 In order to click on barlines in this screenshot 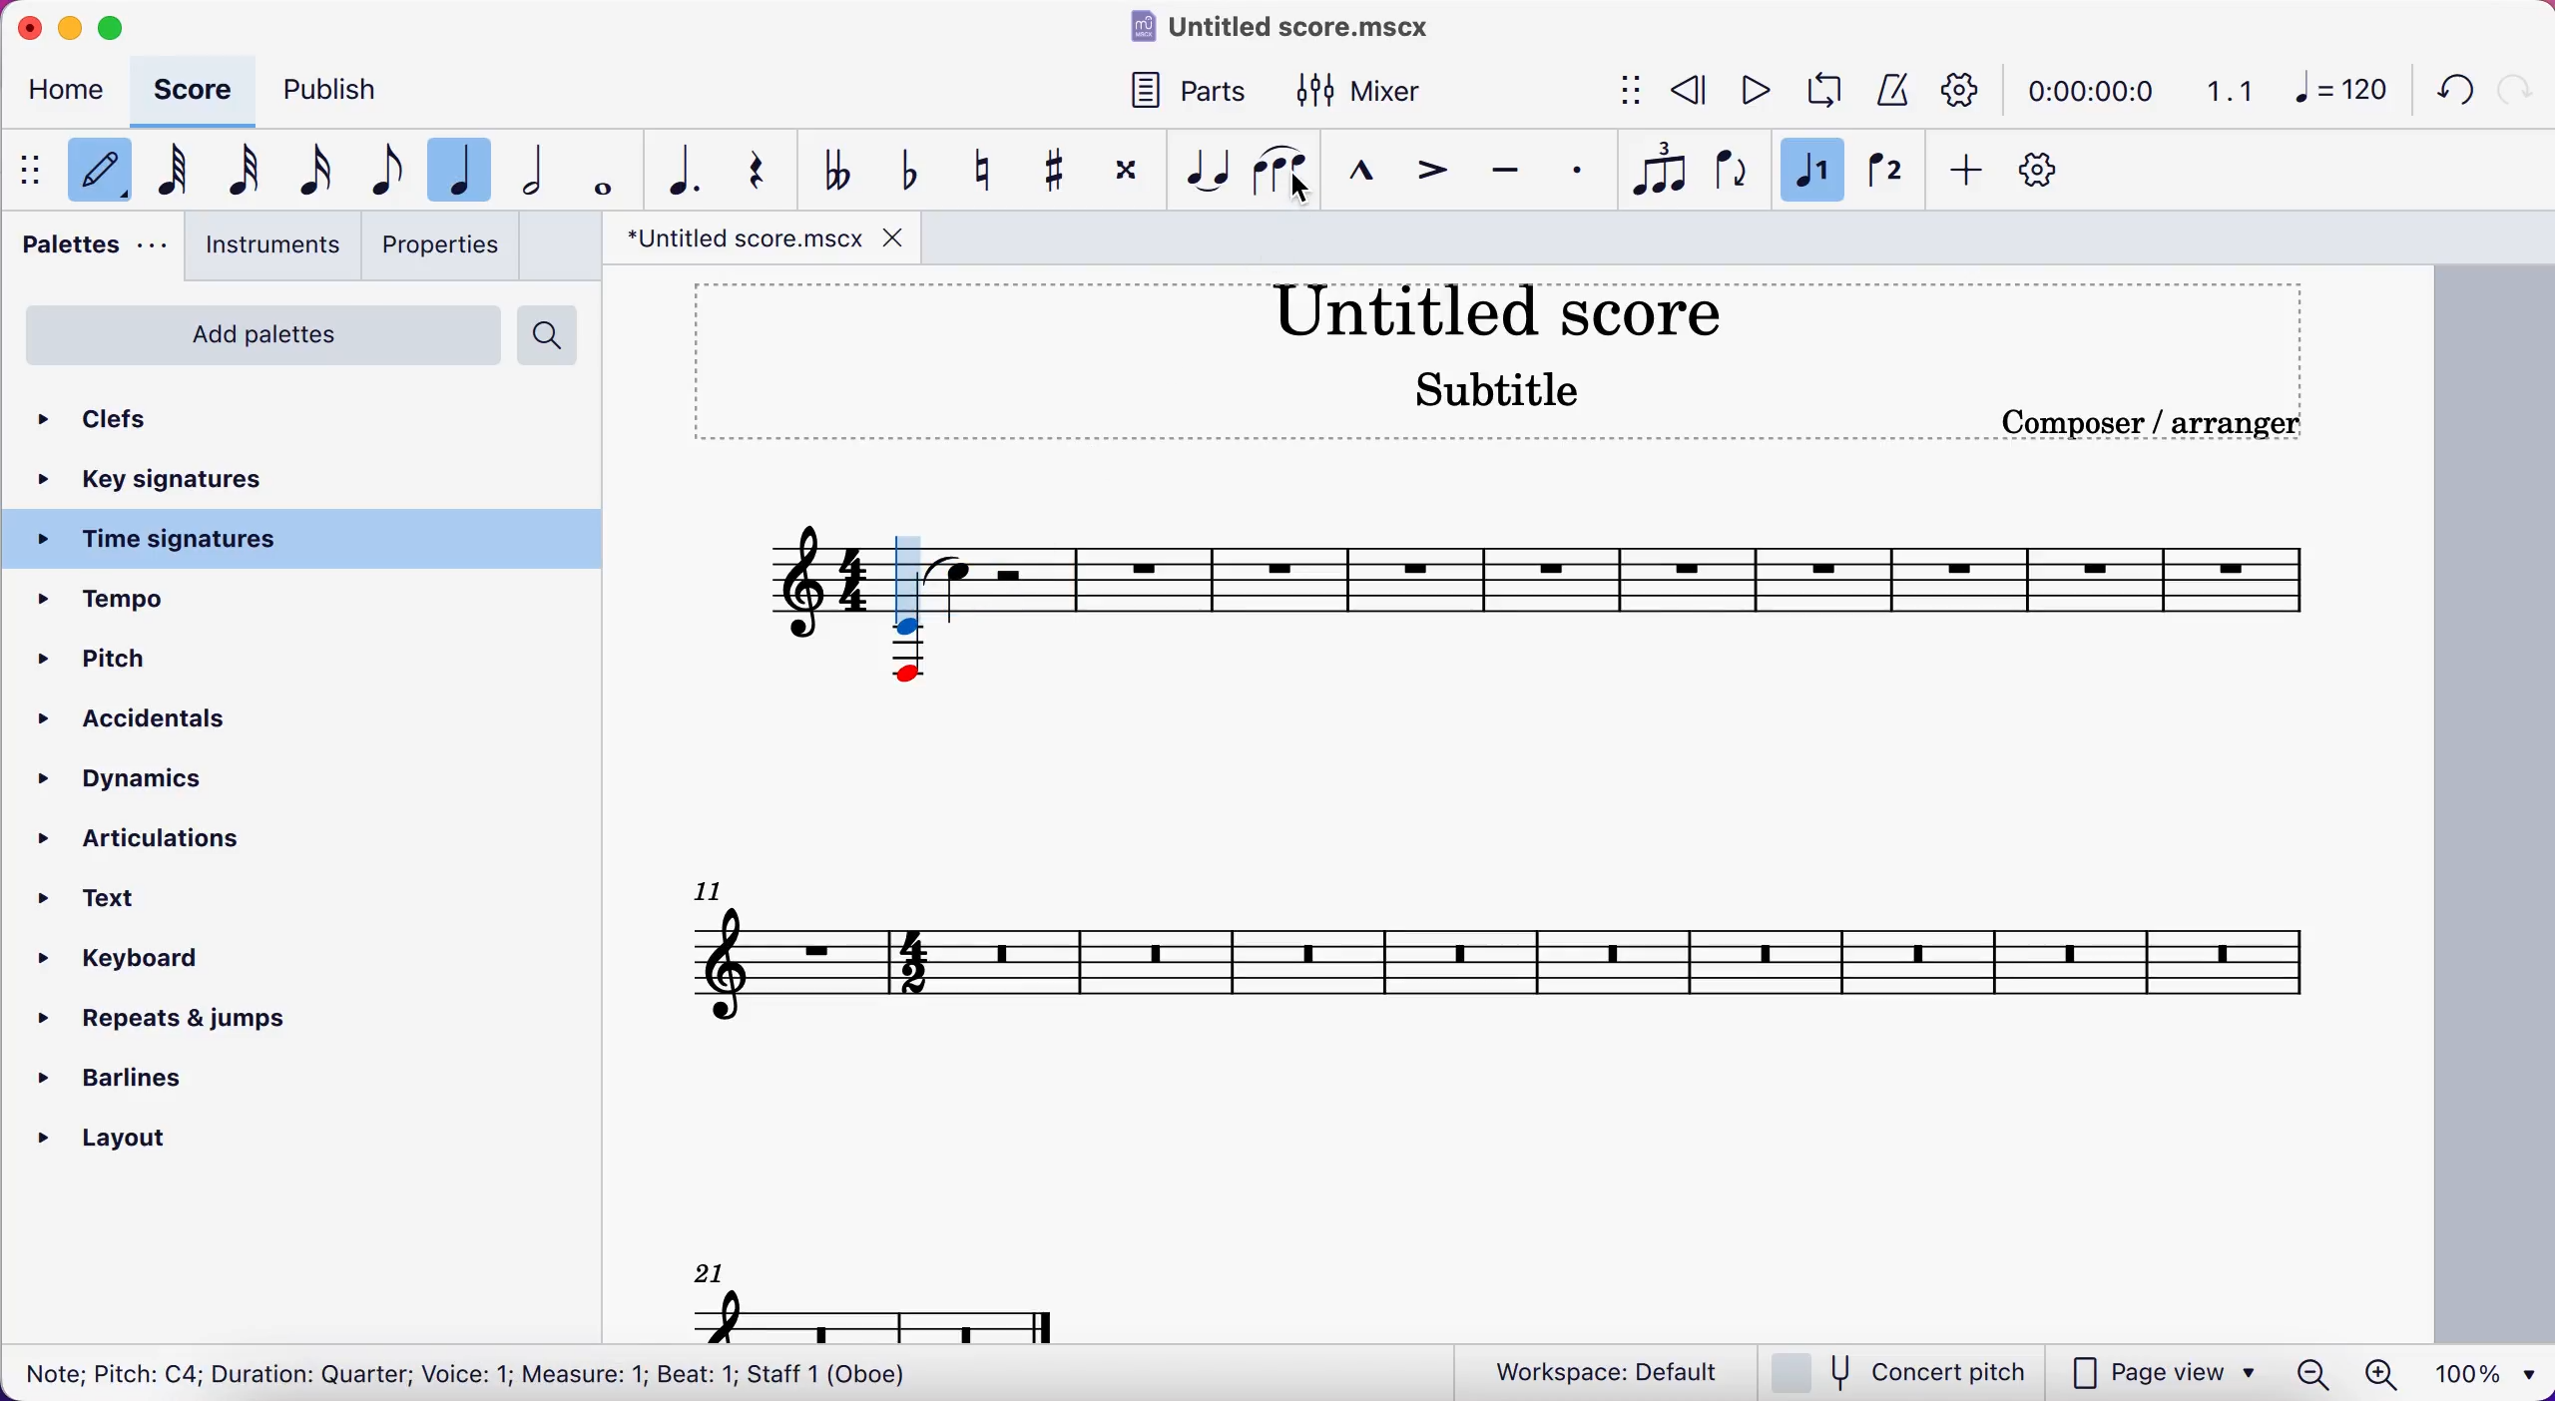, I will do `click(146, 1083)`.